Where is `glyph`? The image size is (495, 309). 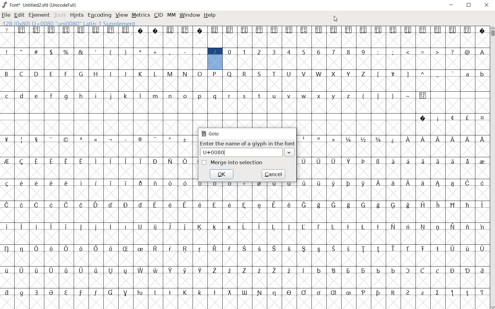 glyph is located at coordinates (200, 52).